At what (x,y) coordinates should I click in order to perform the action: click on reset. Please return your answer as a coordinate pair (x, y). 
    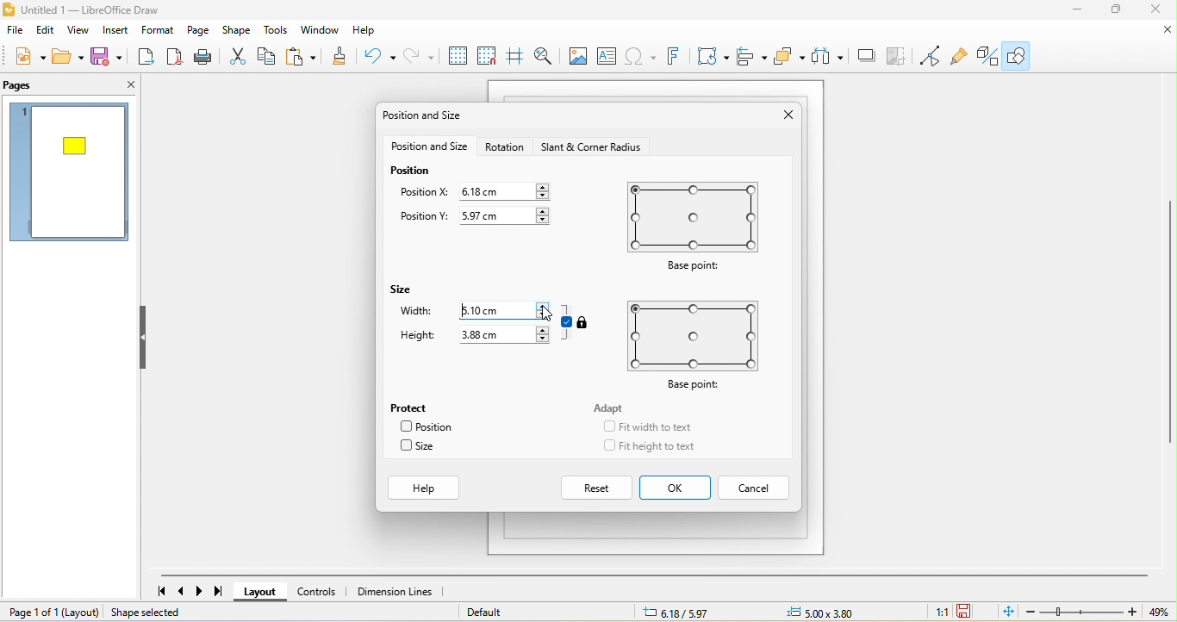
    Looking at the image, I should click on (596, 488).